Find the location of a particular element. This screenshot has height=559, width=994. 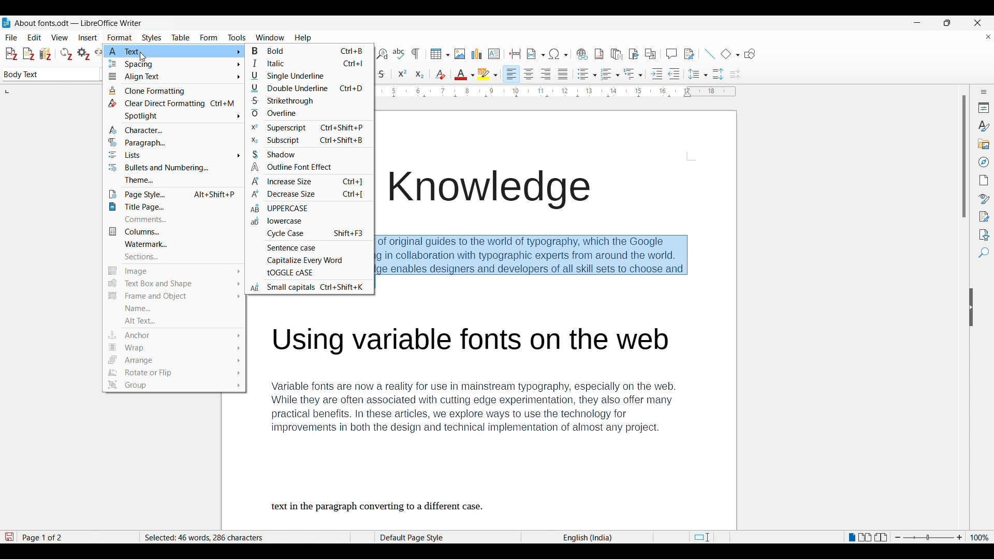

Style inspector is located at coordinates (984, 199).